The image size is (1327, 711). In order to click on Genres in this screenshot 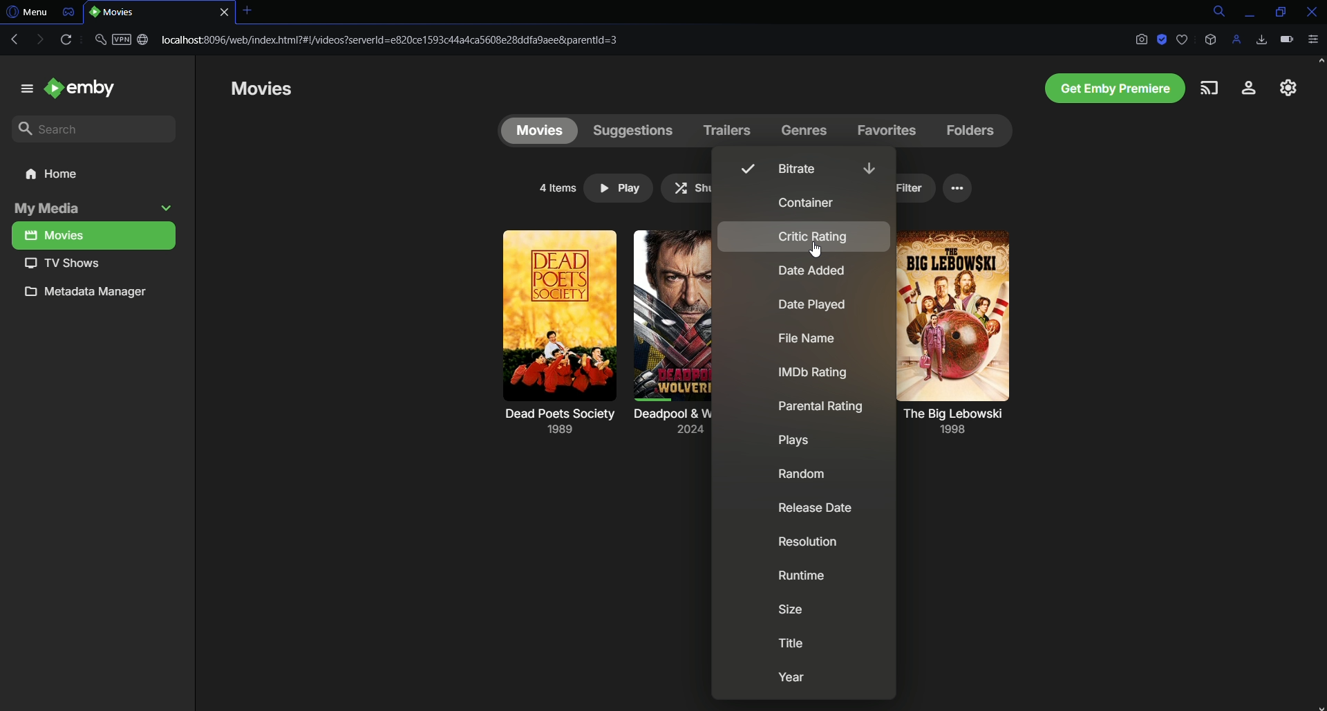, I will do `click(805, 130)`.